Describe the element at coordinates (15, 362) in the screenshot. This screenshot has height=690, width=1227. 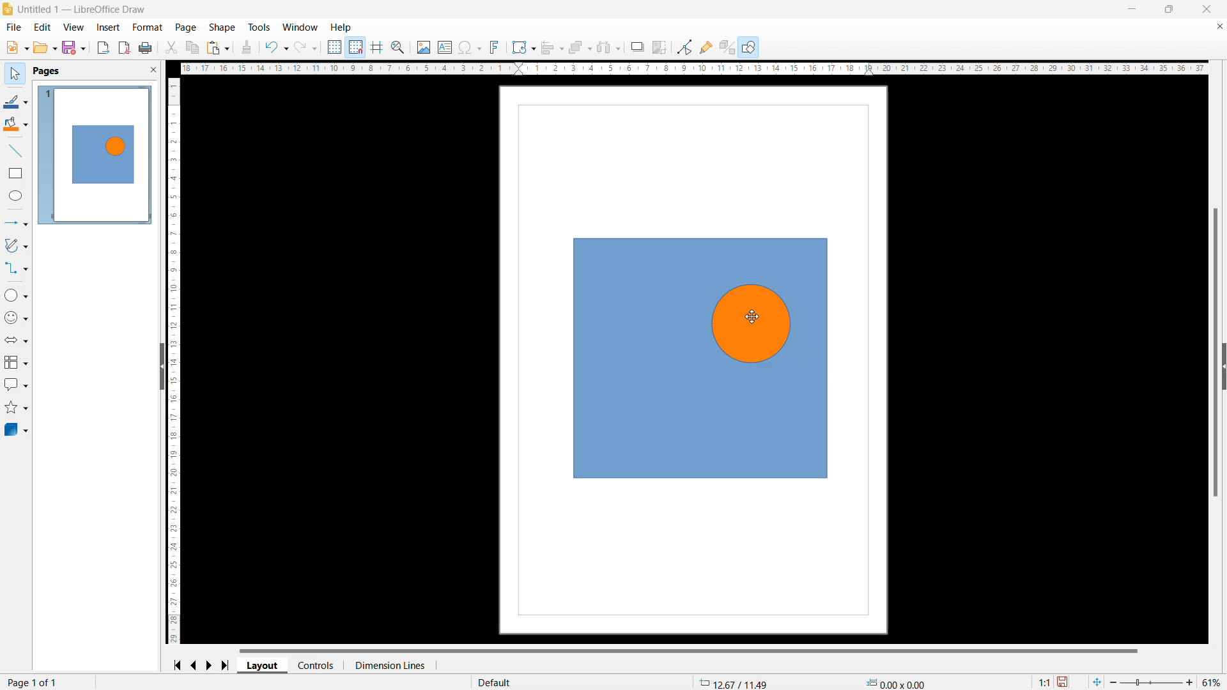
I see `flowchart` at that location.